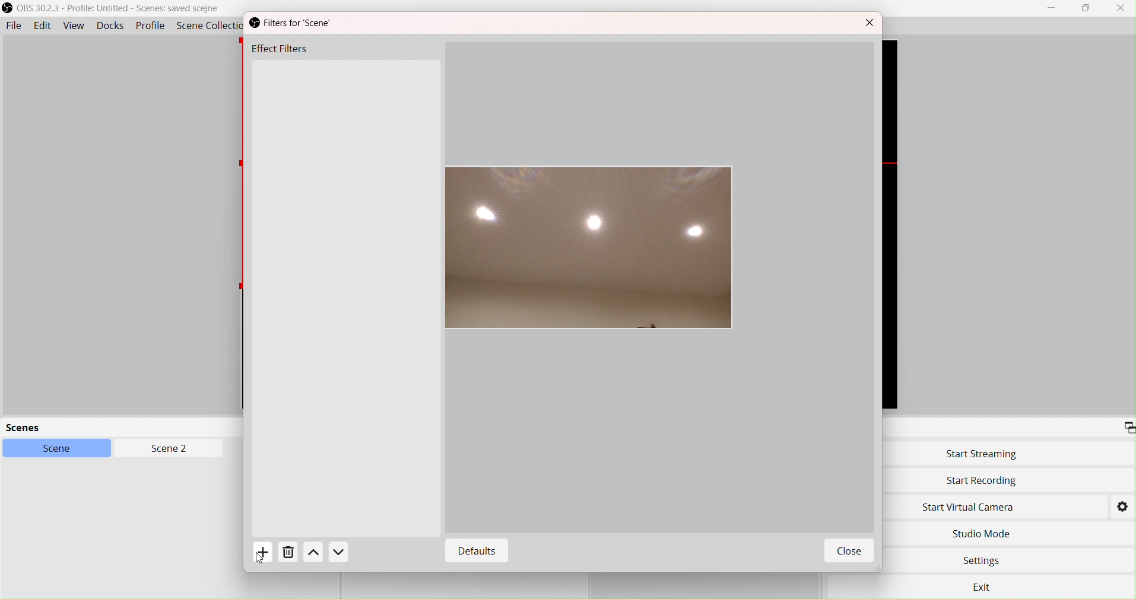  Describe the element at coordinates (95, 428) in the screenshot. I see `scenes` at that location.